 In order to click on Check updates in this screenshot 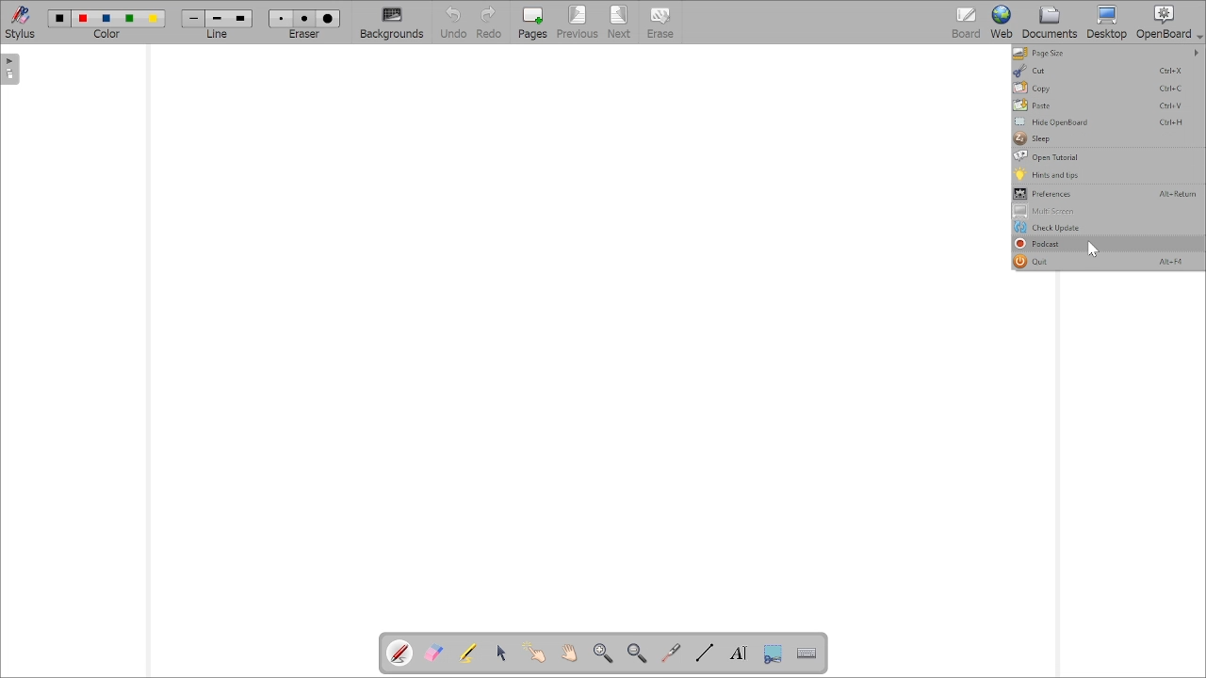, I will do `click(1107, 228)`.